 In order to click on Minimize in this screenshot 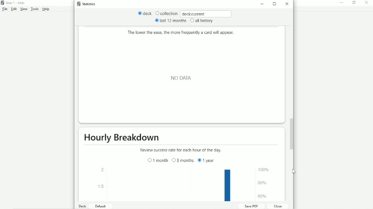, I will do `click(263, 4)`.